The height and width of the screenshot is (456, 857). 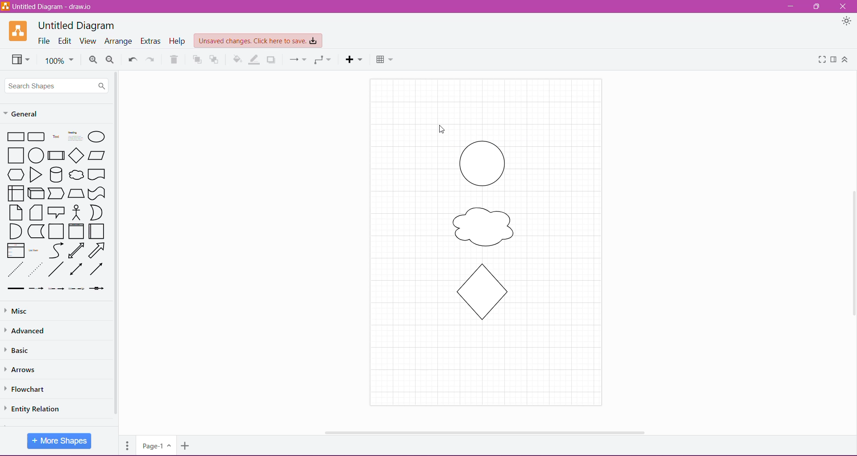 What do you see at coordinates (482, 430) in the screenshot?
I see `Horizontal Scroll Bar` at bounding box center [482, 430].